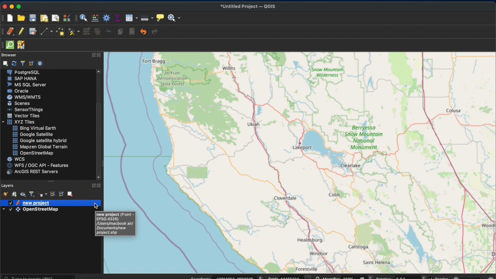 The image size is (496, 279). What do you see at coordinates (3, 18) in the screenshot?
I see `project toolbar` at bounding box center [3, 18].